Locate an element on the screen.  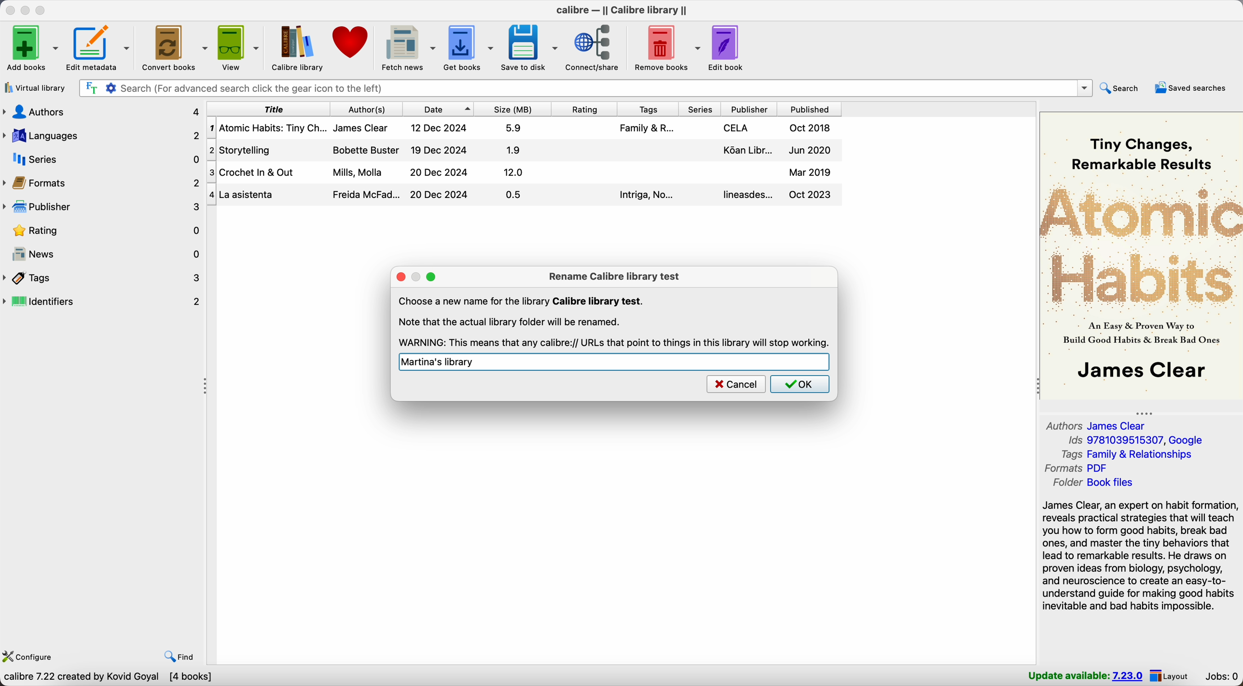
Ids 9781039515307, Google is located at coordinates (1136, 438).